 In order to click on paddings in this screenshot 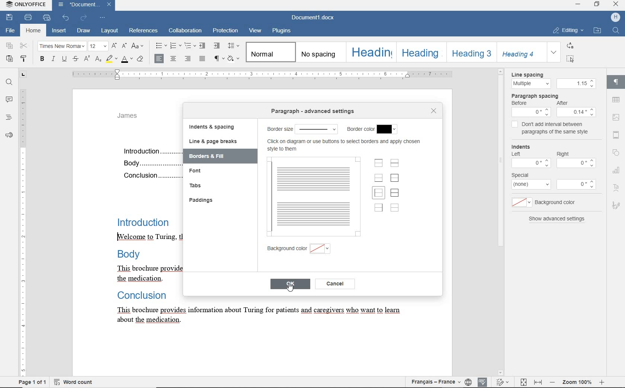, I will do `click(202, 200)`.